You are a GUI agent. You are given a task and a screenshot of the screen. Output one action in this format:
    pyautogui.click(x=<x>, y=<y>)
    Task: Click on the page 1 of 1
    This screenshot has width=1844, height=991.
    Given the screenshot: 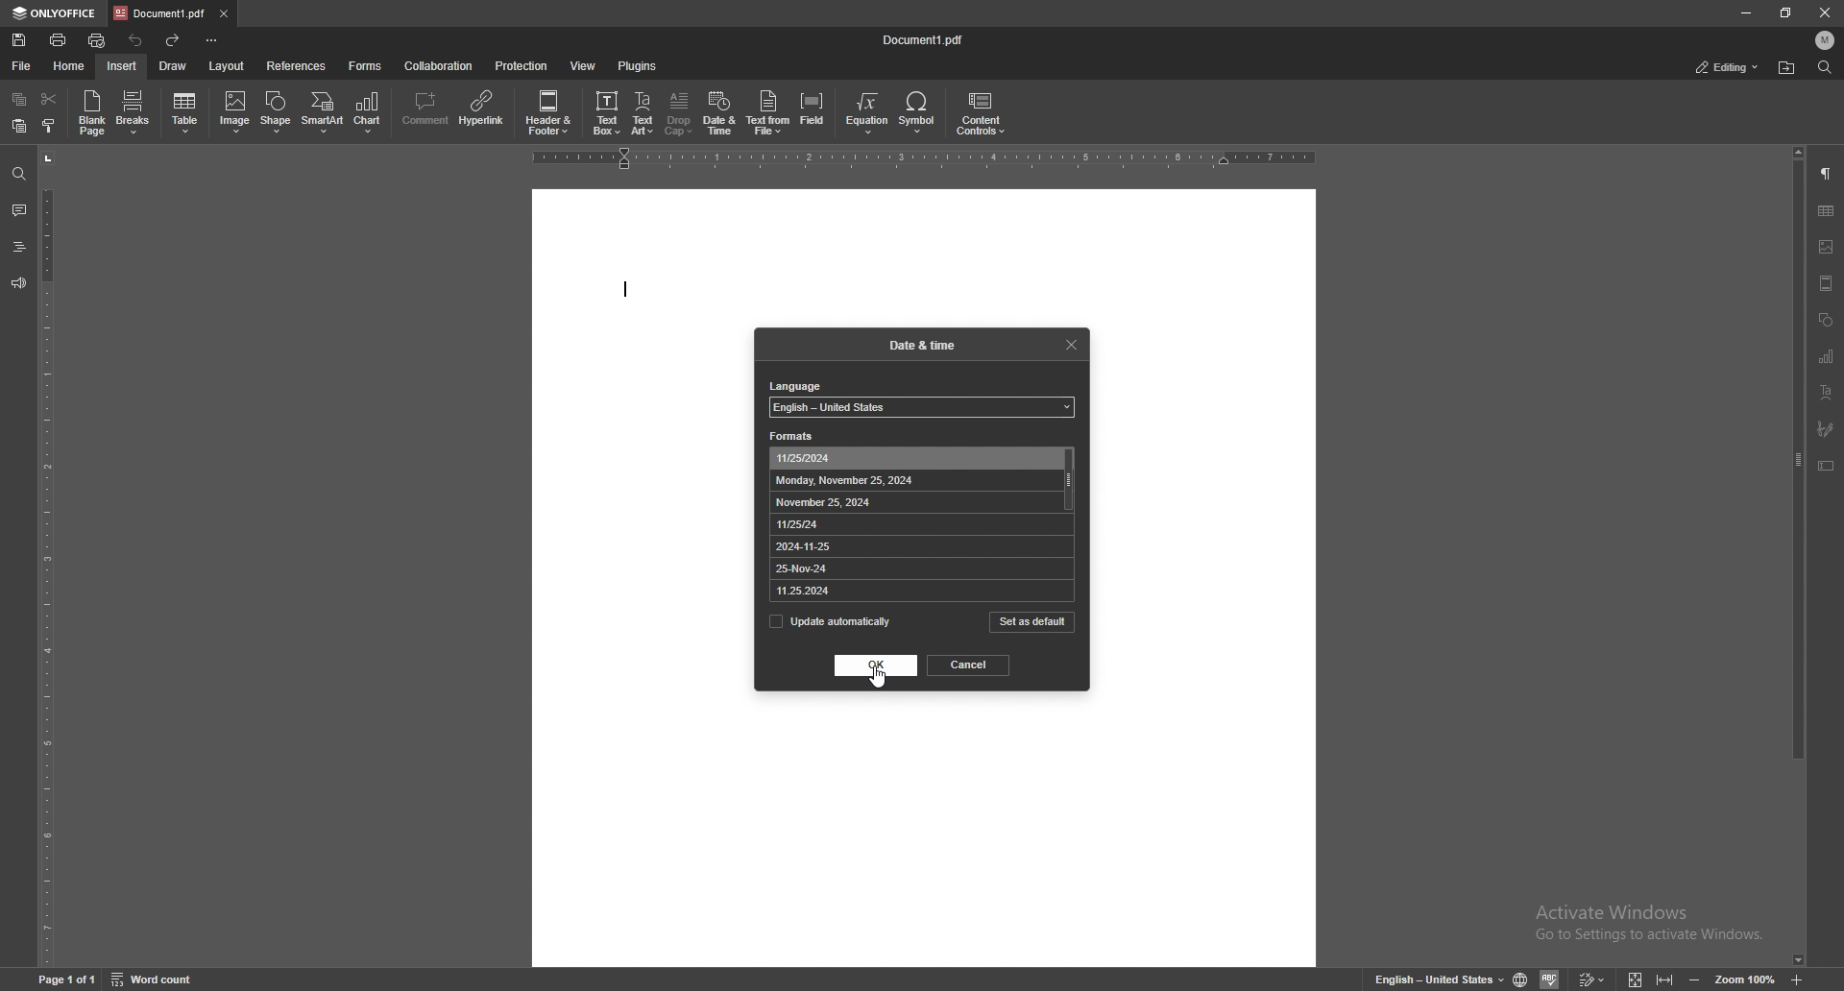 What is the action you would take?
    pyautogui.click(x=66, y=980)
    